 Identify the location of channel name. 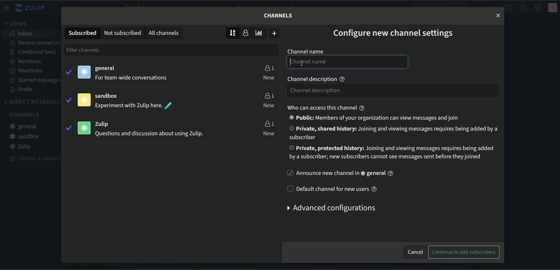
(305, 51).